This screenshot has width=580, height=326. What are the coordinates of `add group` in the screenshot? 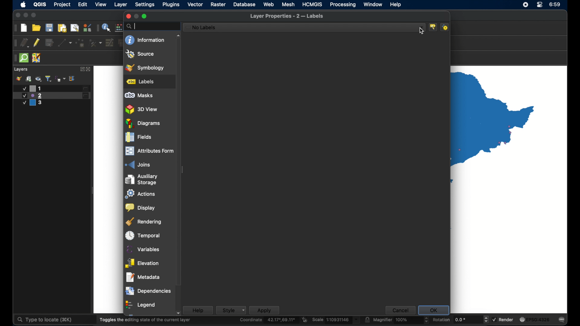 It's located at (29, 78).